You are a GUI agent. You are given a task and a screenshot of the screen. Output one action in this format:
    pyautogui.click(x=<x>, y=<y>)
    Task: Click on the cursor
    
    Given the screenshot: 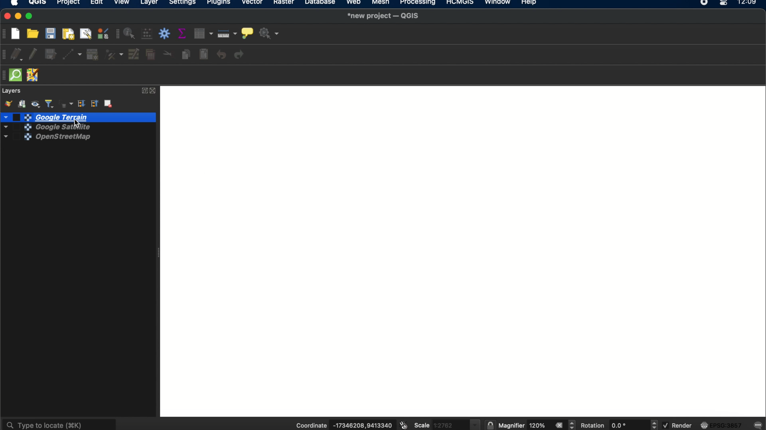 What is the action you would take?
    pyautogui.click(x=77, y=121)
    